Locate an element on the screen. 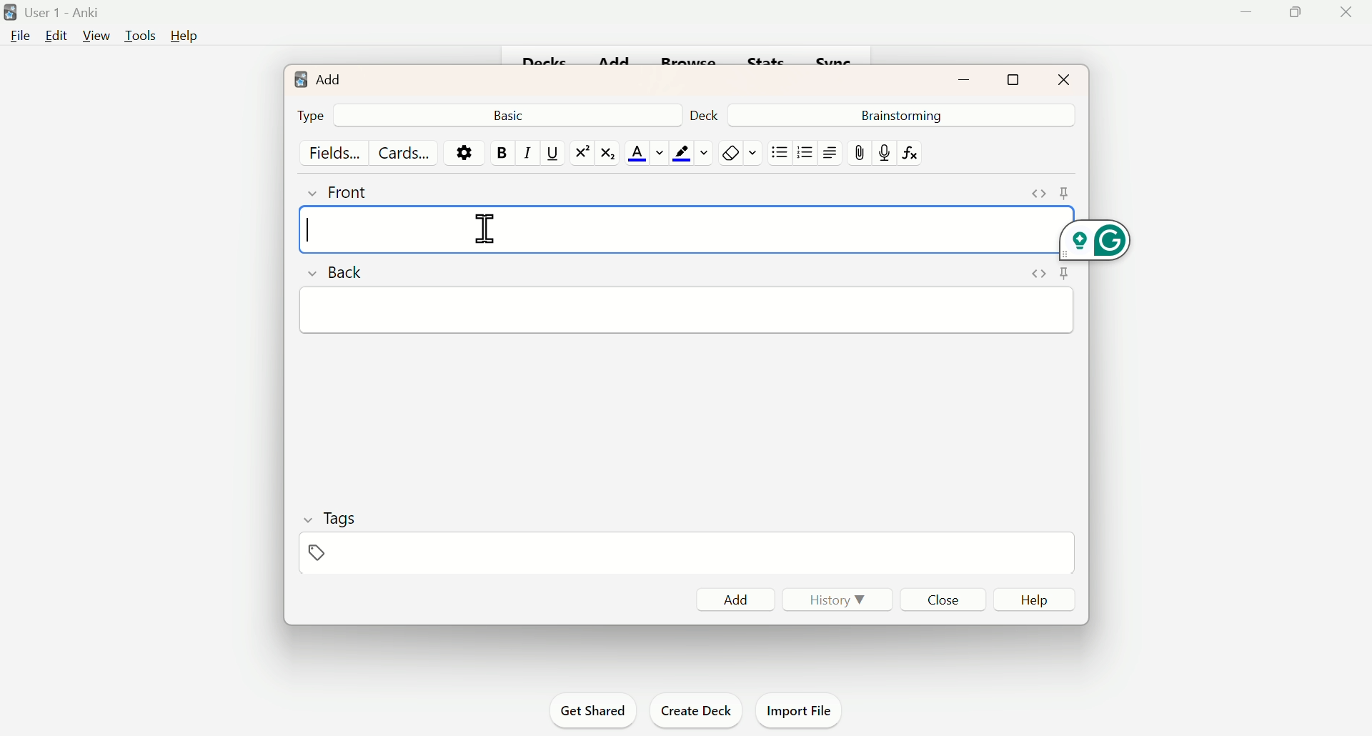 This screenshot has width=1372, height=736.  is located at coordinates (856, 151).